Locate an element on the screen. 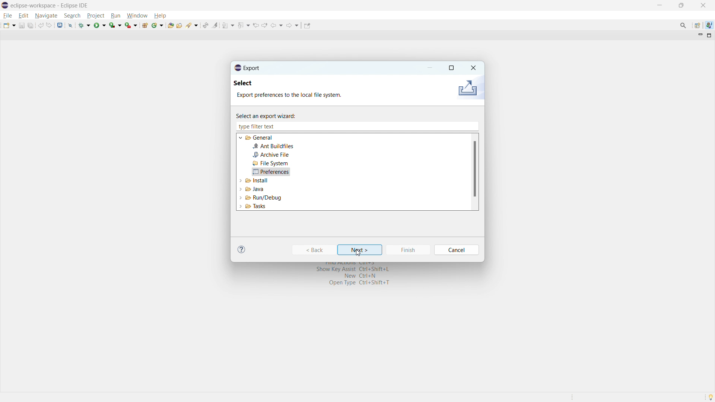 Image resolution: width=715 pixels, height=402 pixels. Tip of the day is located at coordinates (710, 396).